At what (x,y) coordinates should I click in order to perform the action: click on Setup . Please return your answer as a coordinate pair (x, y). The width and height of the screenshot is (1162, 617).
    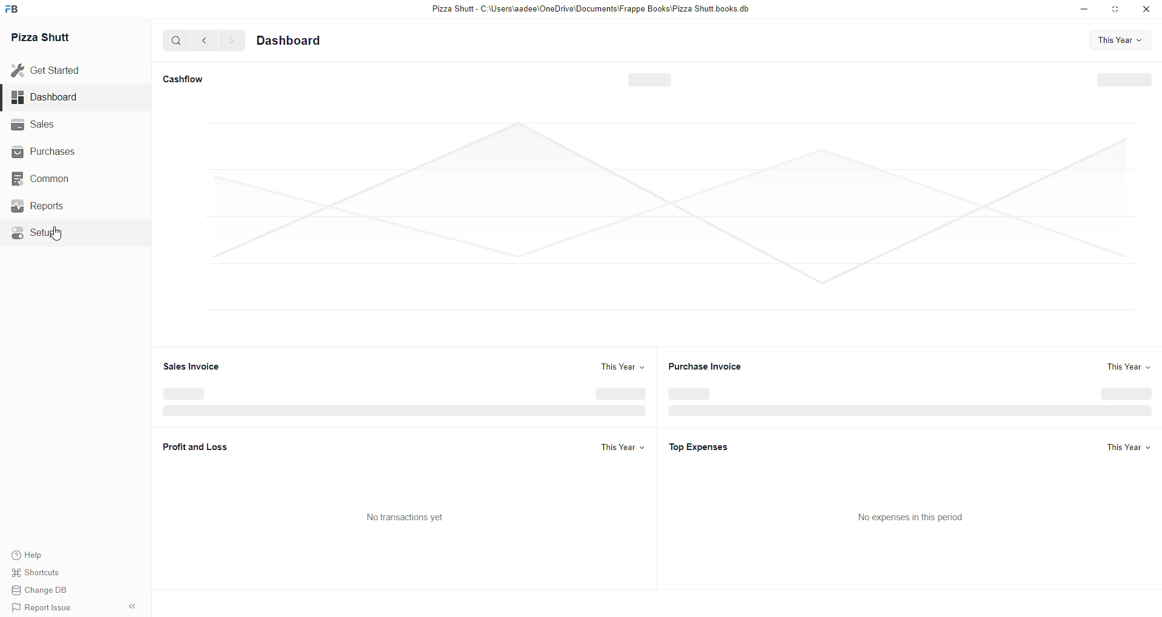
    Looking at the image, I should click on (48, 234).